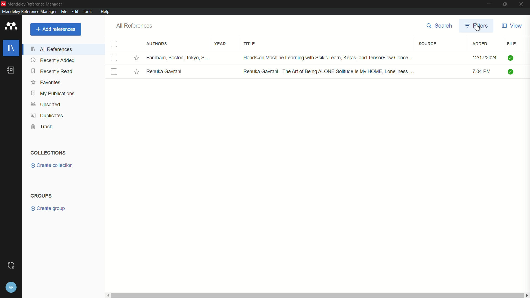  I want to click on Horizontal scroll bar, so click(317, 295).